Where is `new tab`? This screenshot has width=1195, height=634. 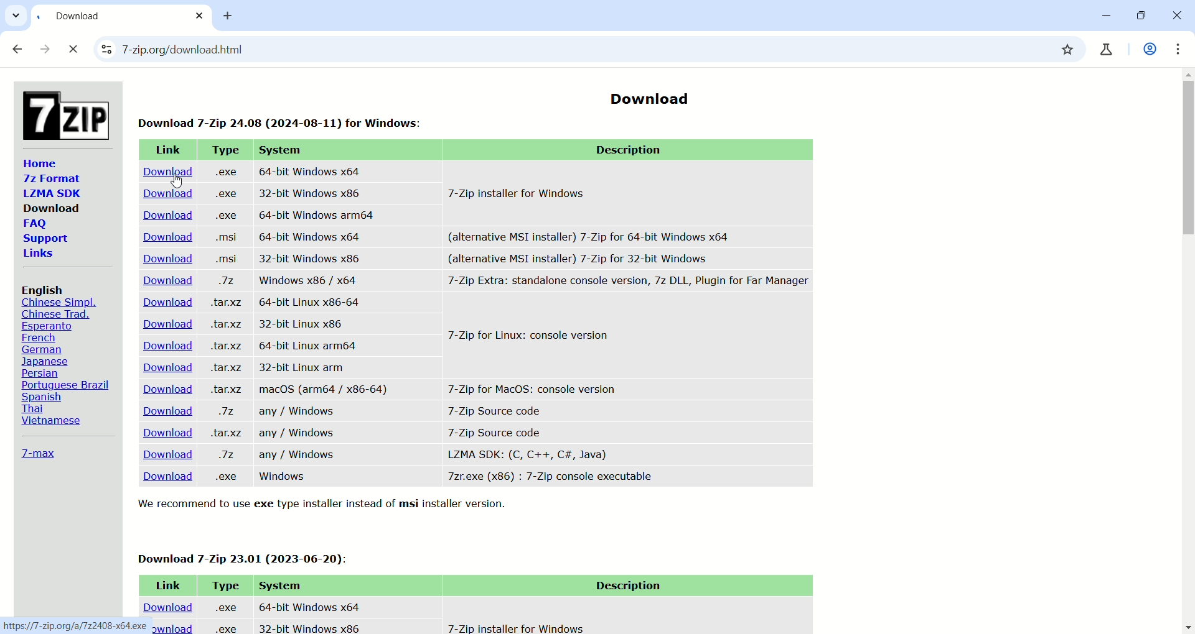 new tab is located at coordinates (233, 17).